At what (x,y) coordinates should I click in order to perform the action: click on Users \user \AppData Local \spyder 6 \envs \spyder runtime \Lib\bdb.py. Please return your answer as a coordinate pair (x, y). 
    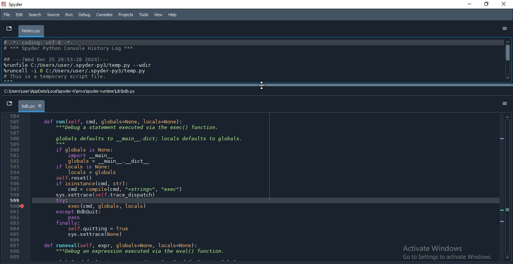
    Looking at the image, I should click on (71, 91).